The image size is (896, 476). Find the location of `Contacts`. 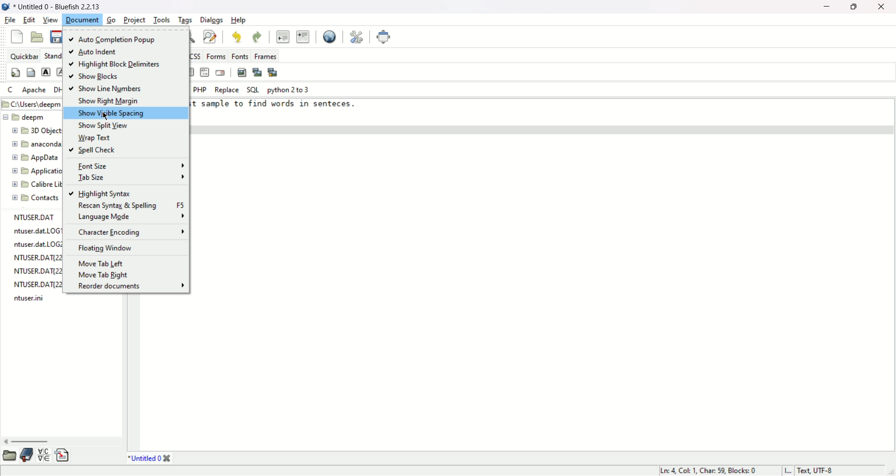

Contacts is located at coordinates (33, 198).